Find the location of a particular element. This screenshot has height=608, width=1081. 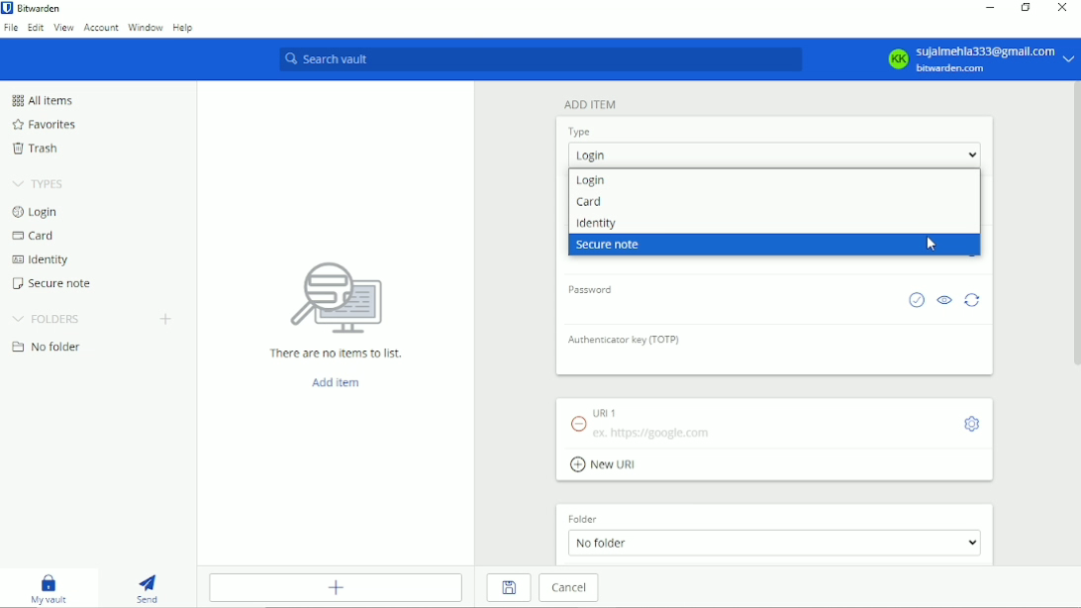

My vault is located at coordinates (49, 587).